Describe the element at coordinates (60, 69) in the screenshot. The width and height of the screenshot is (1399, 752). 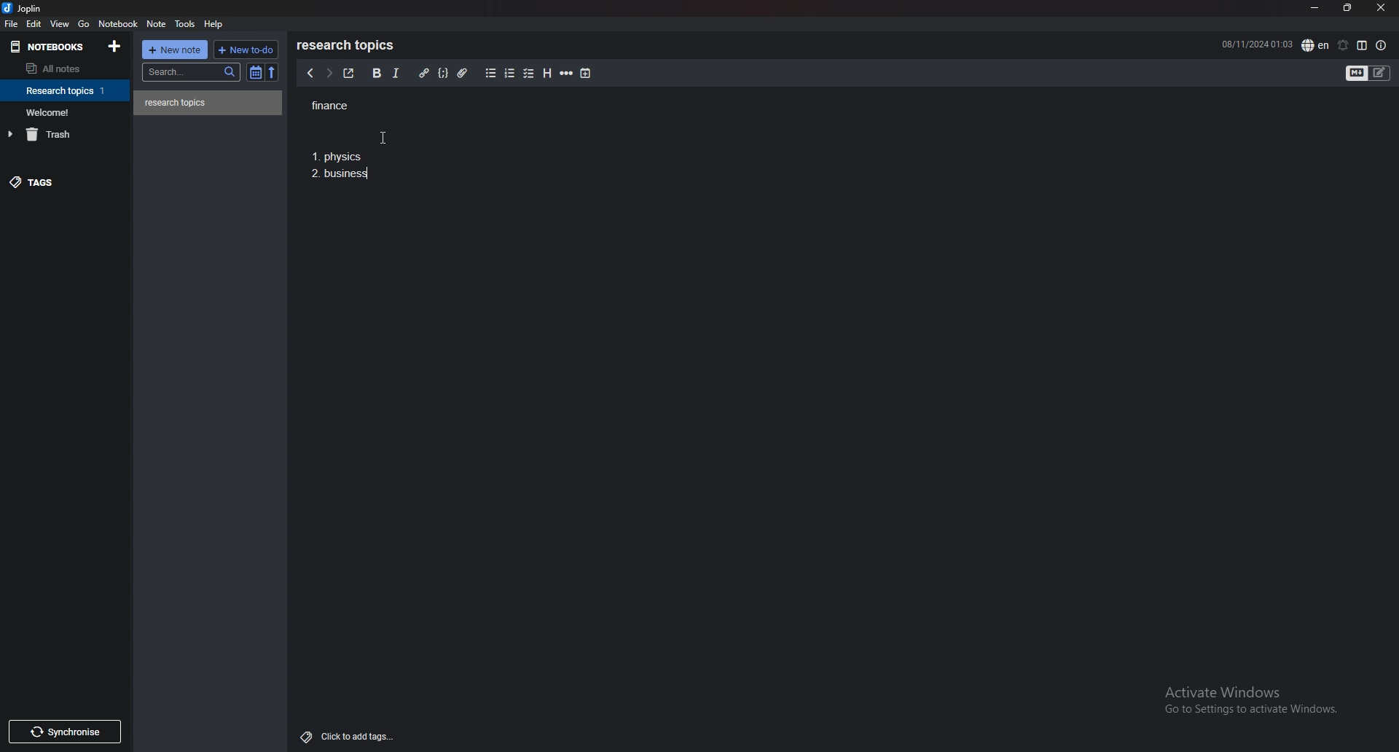
I see `all notes` at that location.